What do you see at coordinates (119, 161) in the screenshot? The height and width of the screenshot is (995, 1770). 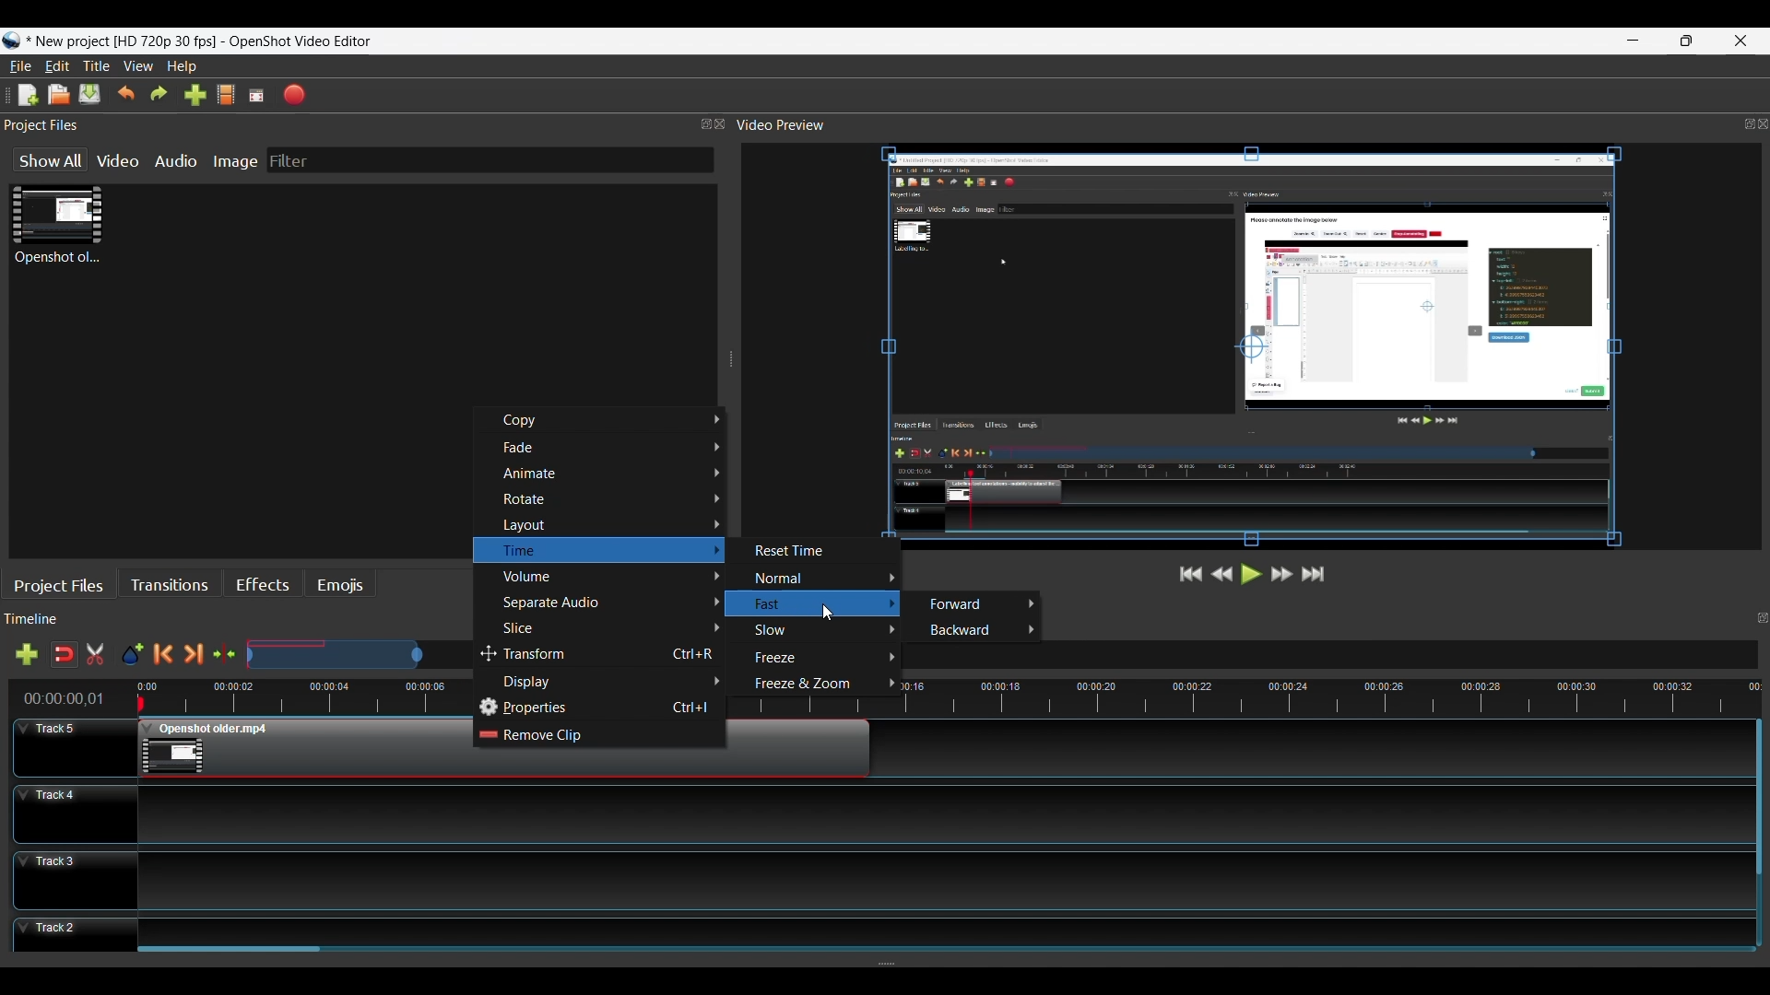 I see `Video` at bounding box center [119, 161].